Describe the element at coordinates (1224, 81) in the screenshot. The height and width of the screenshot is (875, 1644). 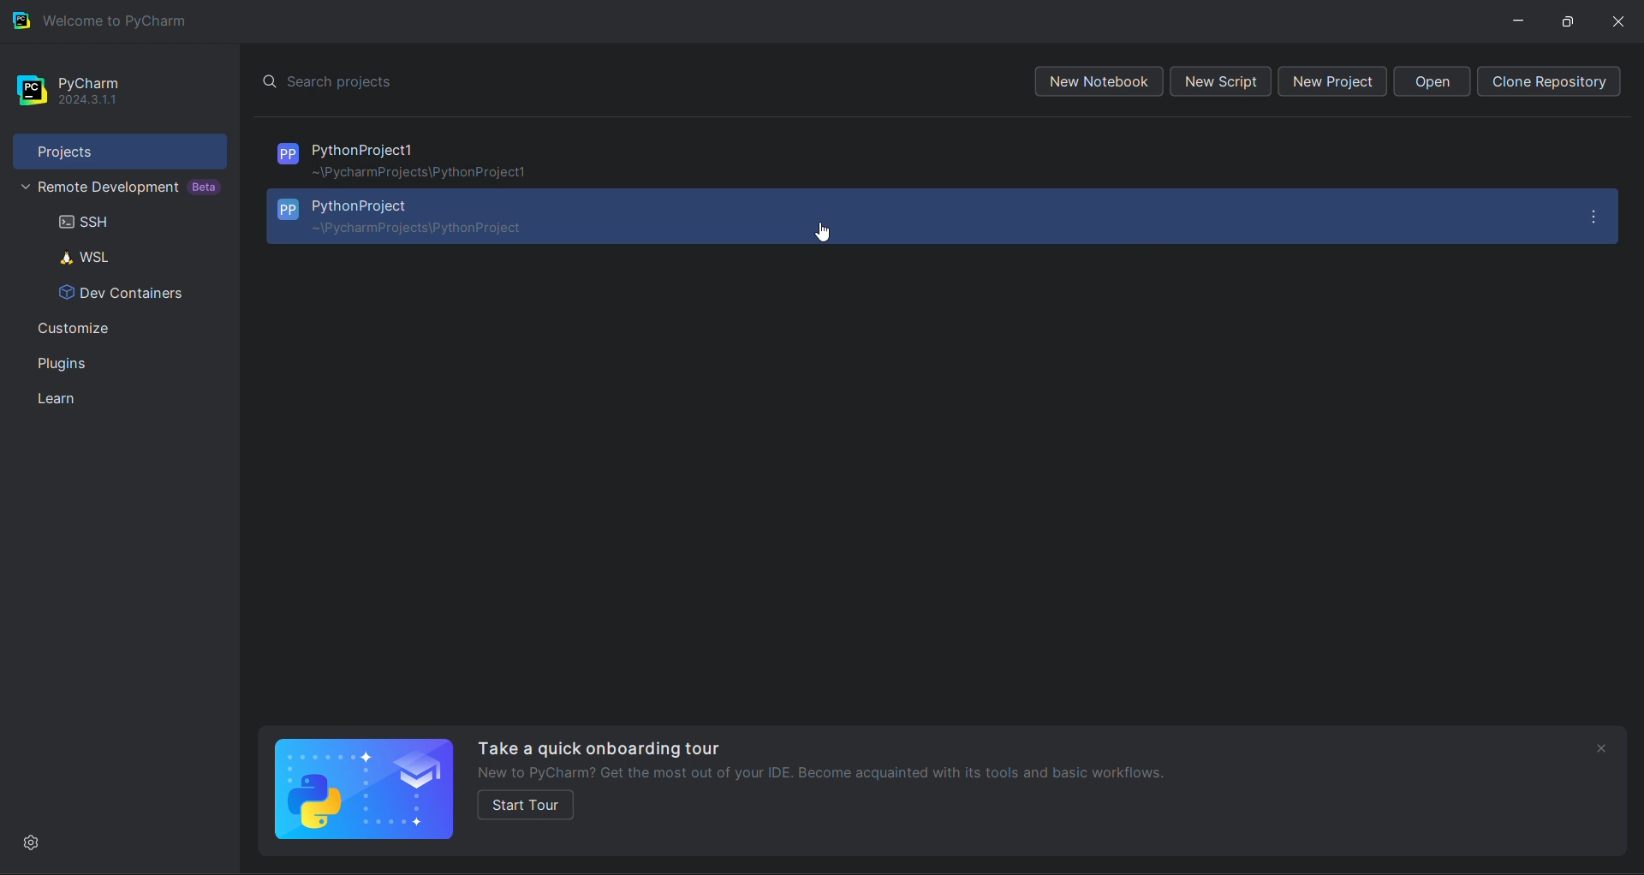
I see `new script` at that location.